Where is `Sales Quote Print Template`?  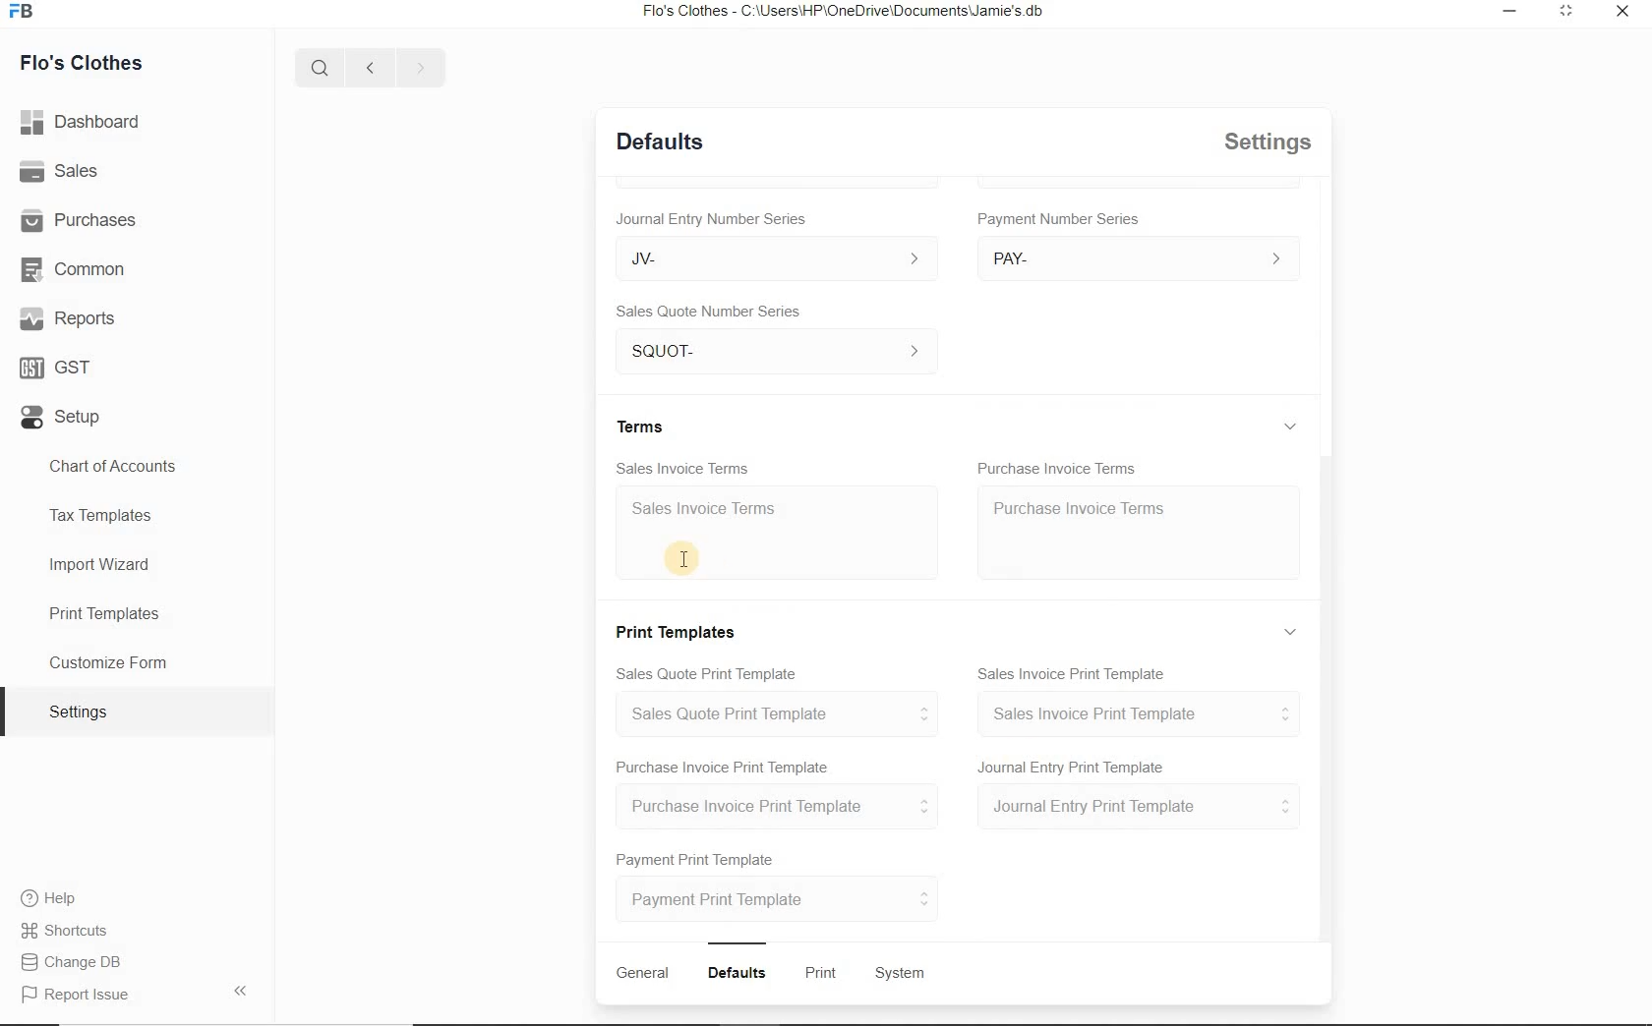 Sales Quote Print Template is located at coordinates (704, 674).